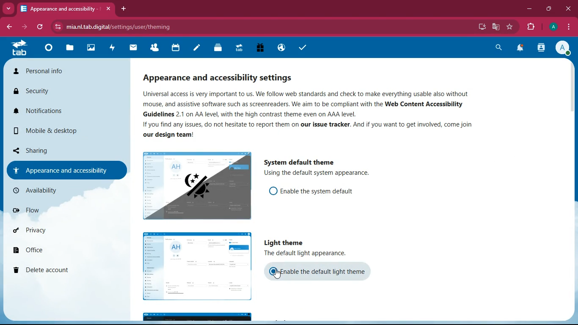 This screenshot has width=578, height=325. Describe the element at coordinates (277, 274) in the screenshot. I see `pointing cursor` at that location.